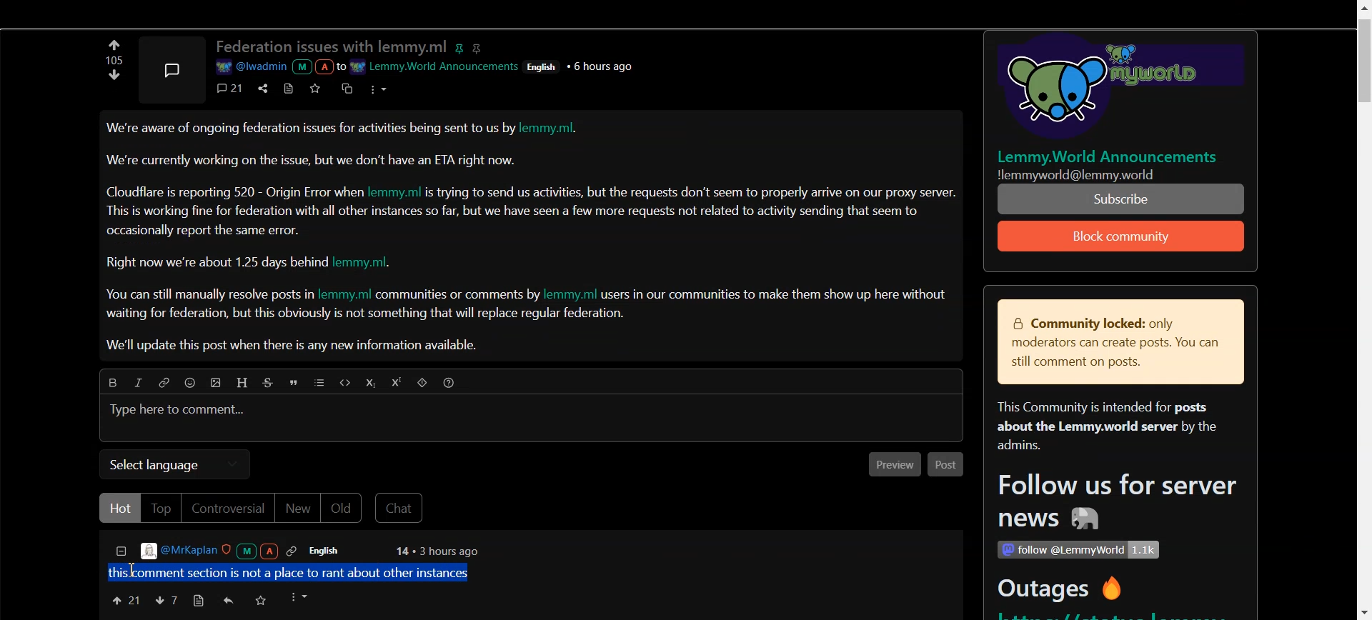 Image resolution: width=1372 pixels, height=620 pixels. What do you see at coordinates (369, 384) in the screenshot?
I see `Subscript` at bounding box center [369, 384].